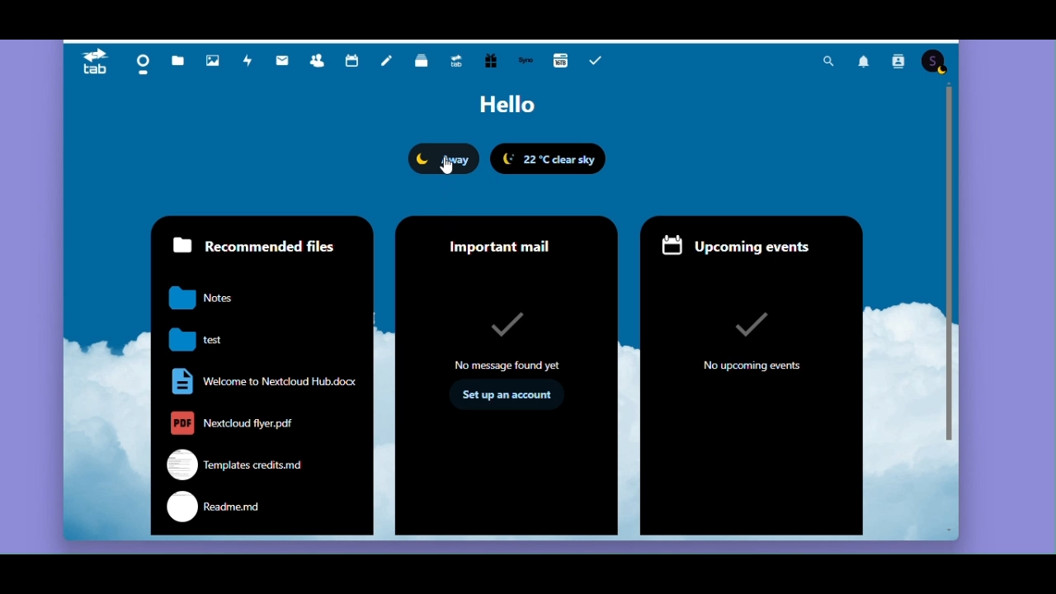 The height and width of the screenshot is (594, 1056). Describe the element at coordinates (92, 66) in the screenshot. I see `` at that location.